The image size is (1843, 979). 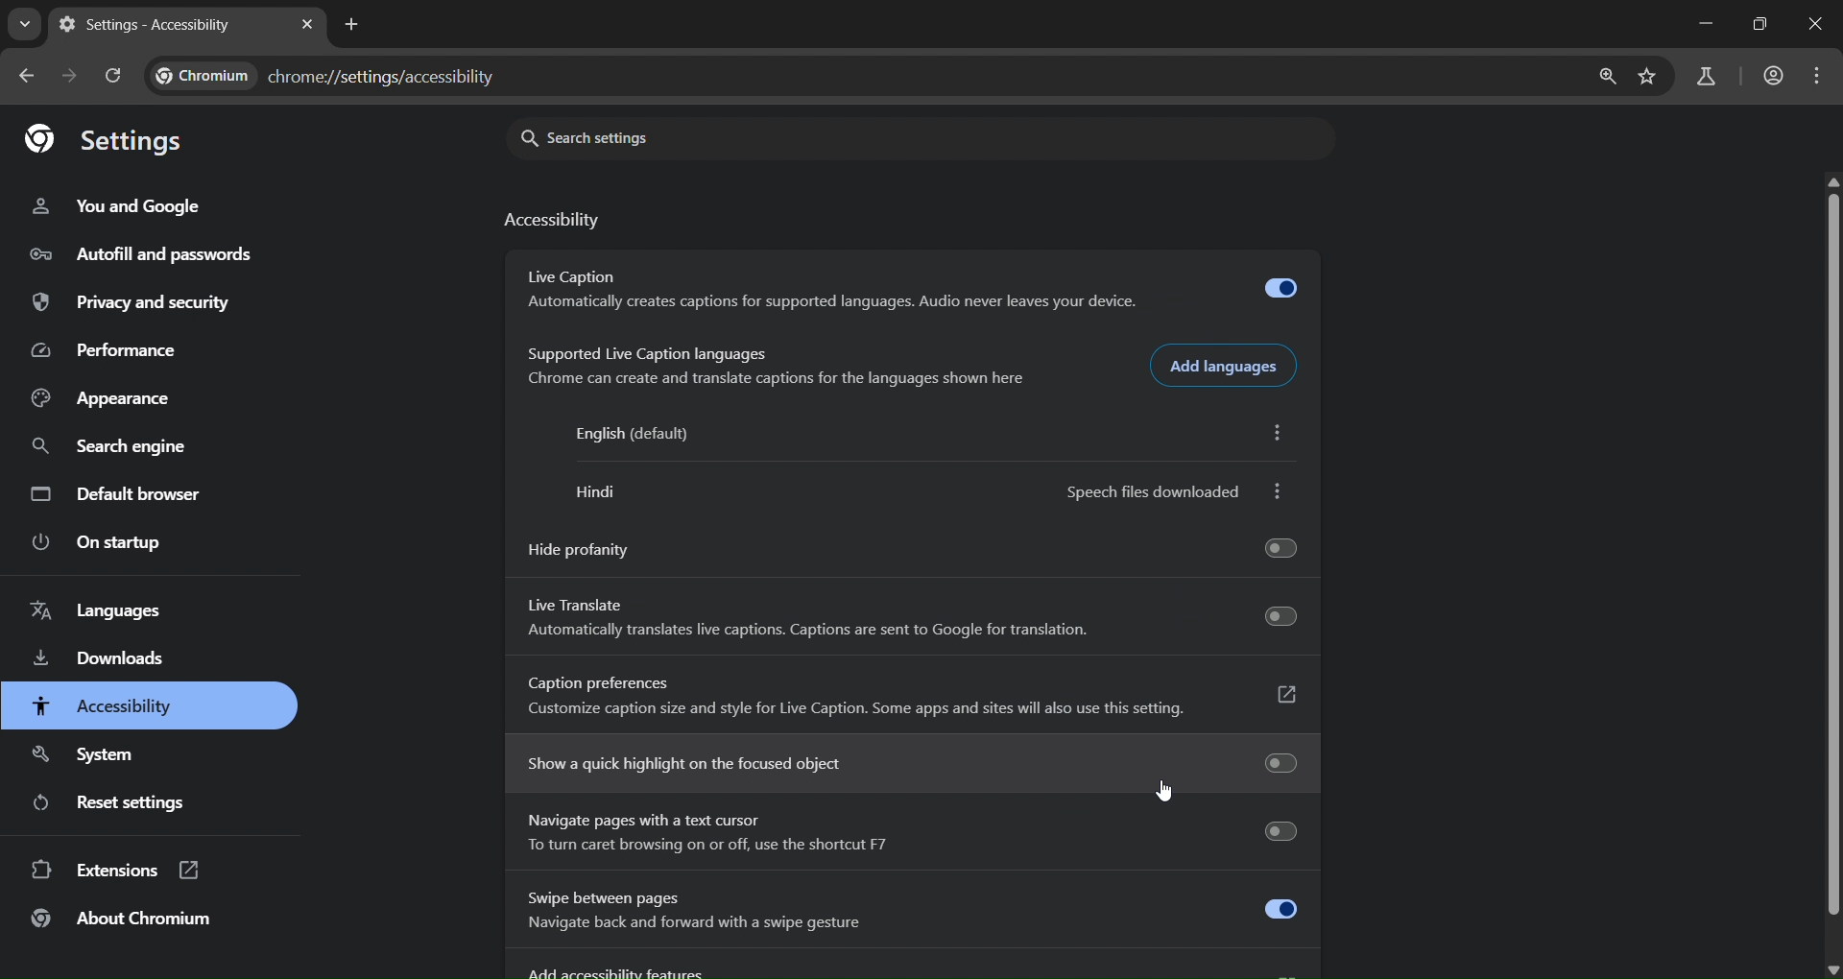 I want to click on Supported Live Caption languages
Chrome can create and translate captions for the languages shown here, so click(x=777, y=366).